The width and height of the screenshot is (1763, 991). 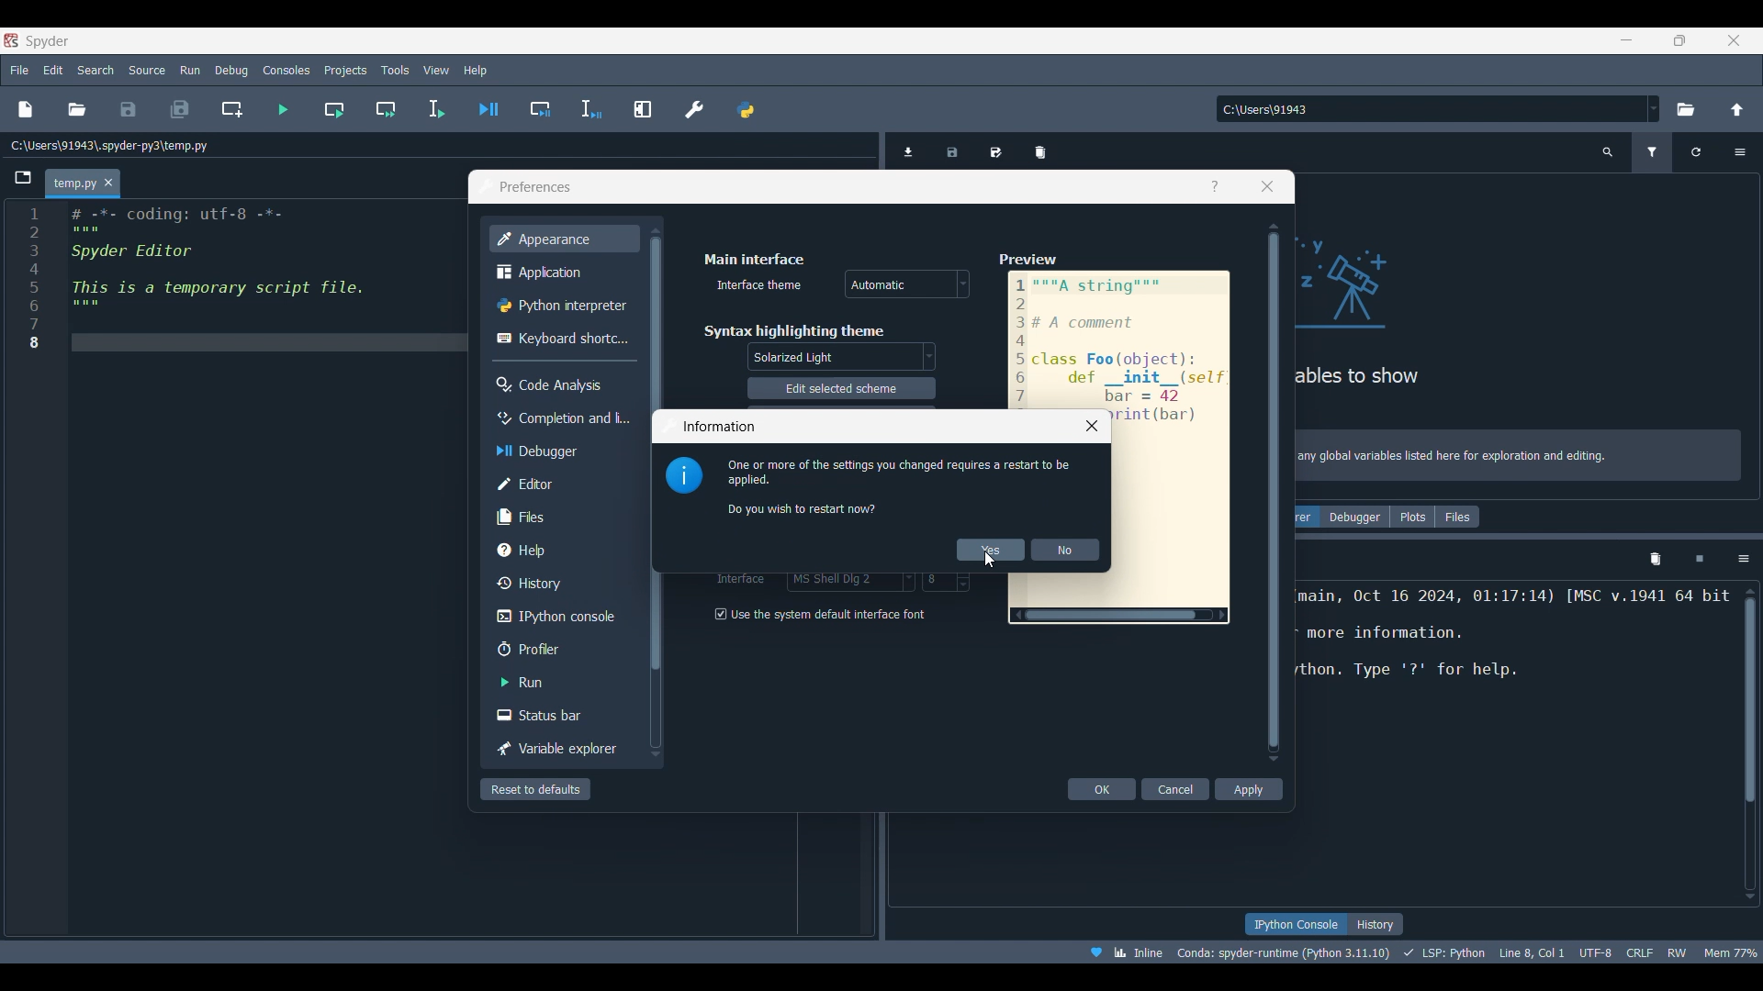 What do you see at coordinates (560, 518) in the screenshot?
I see `Files` at bounding box center [560, 518].